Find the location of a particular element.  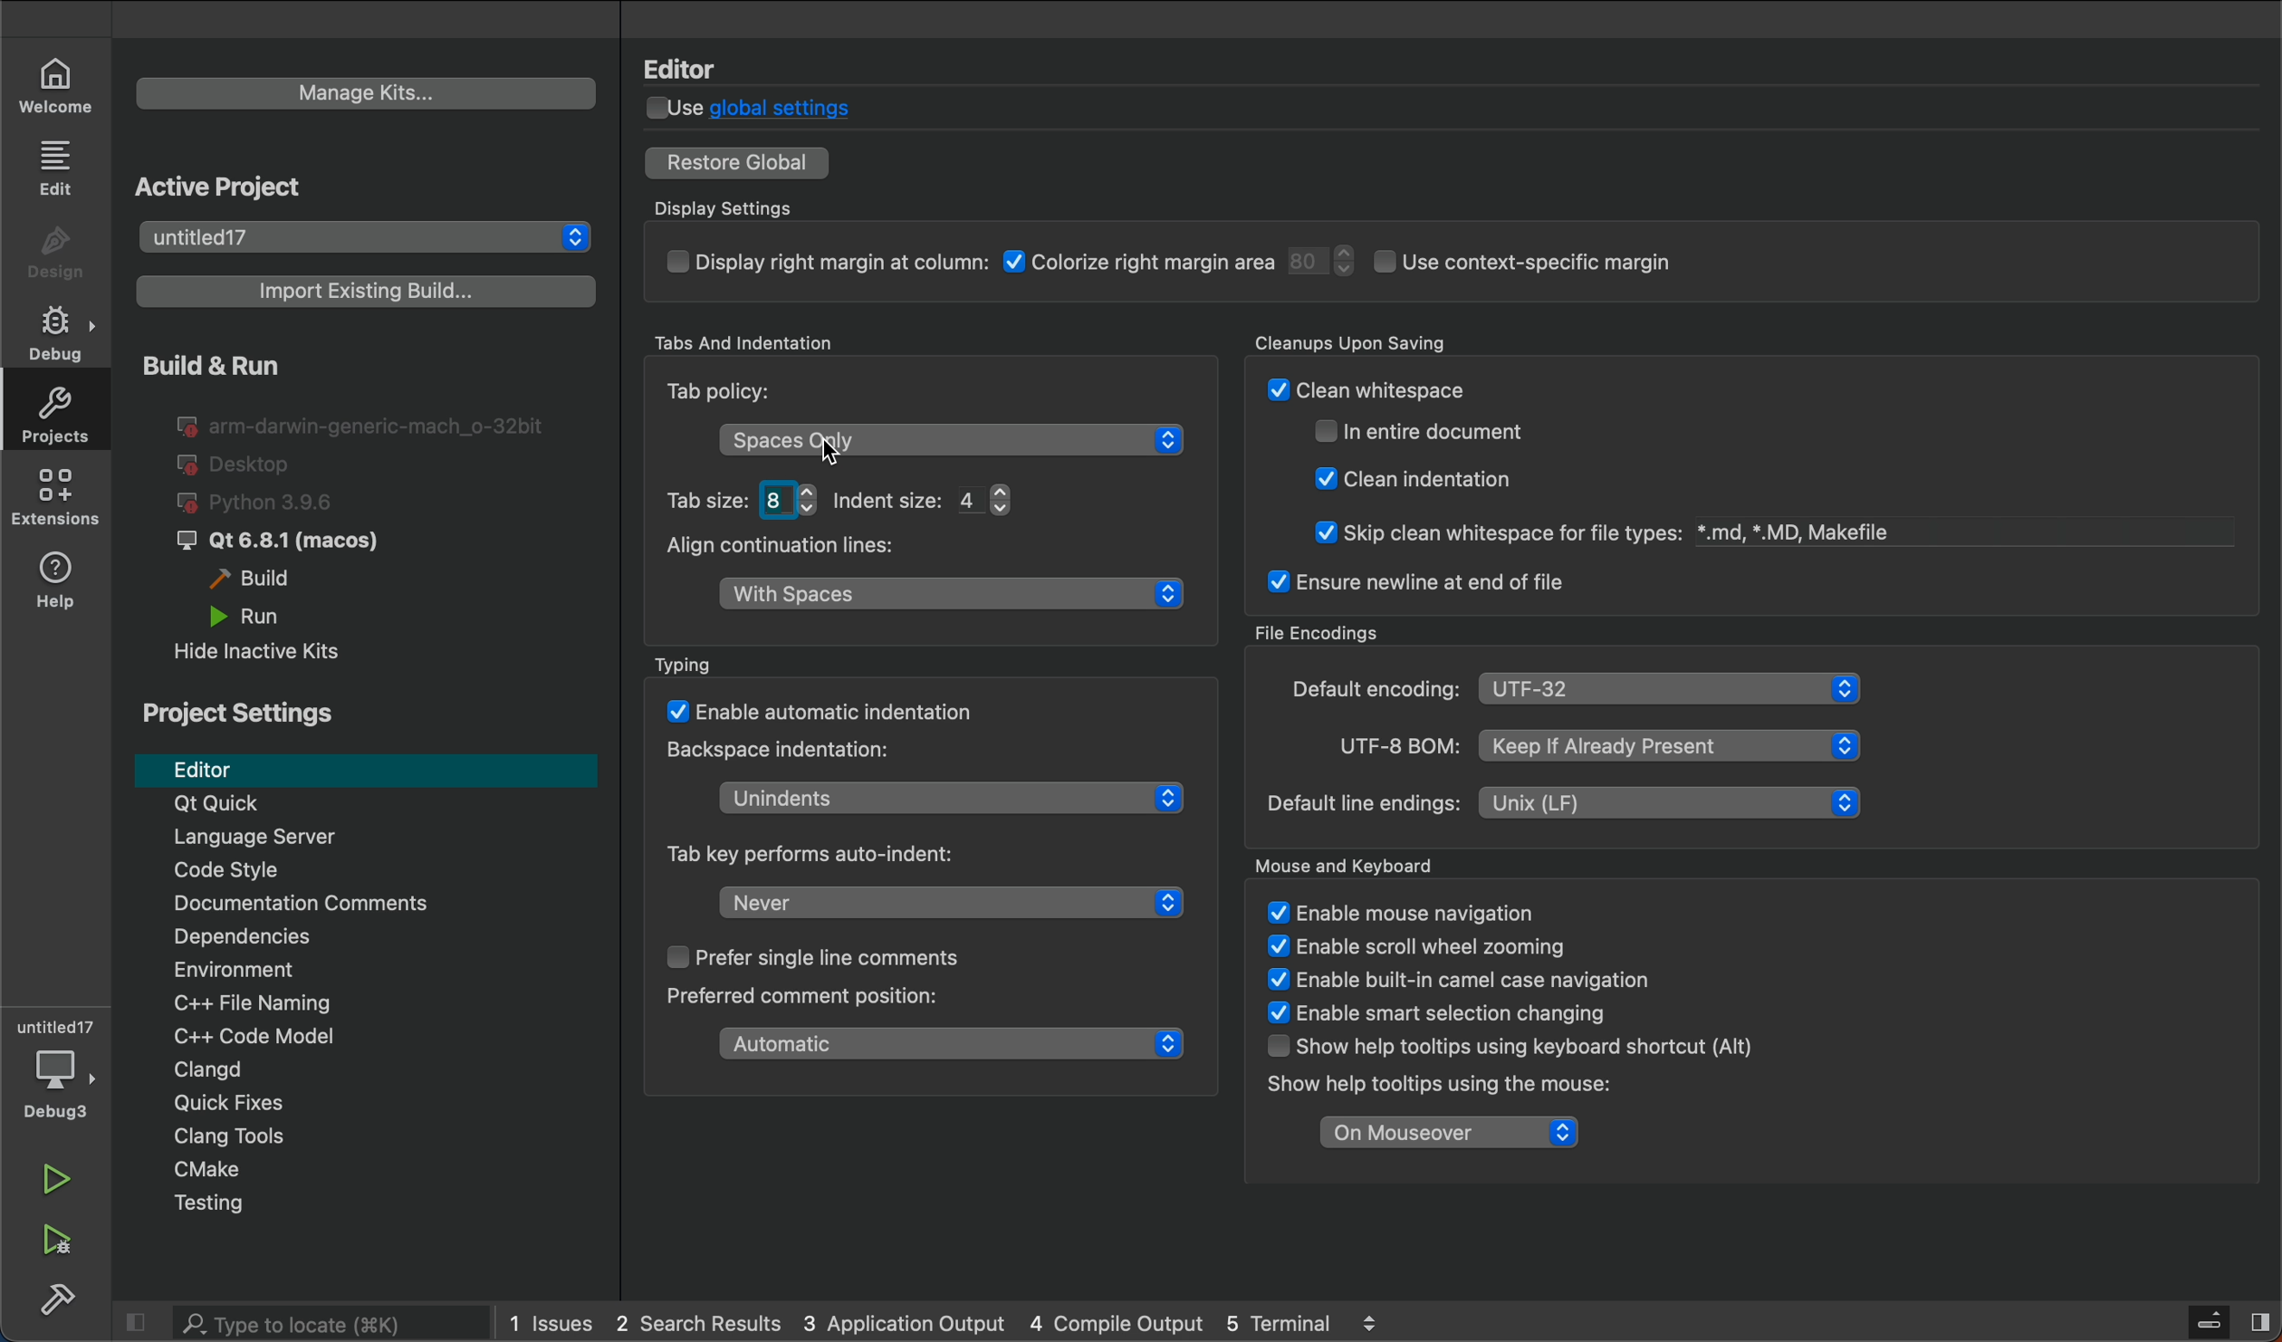

Cmakje is located at coordinates (379, 1174).